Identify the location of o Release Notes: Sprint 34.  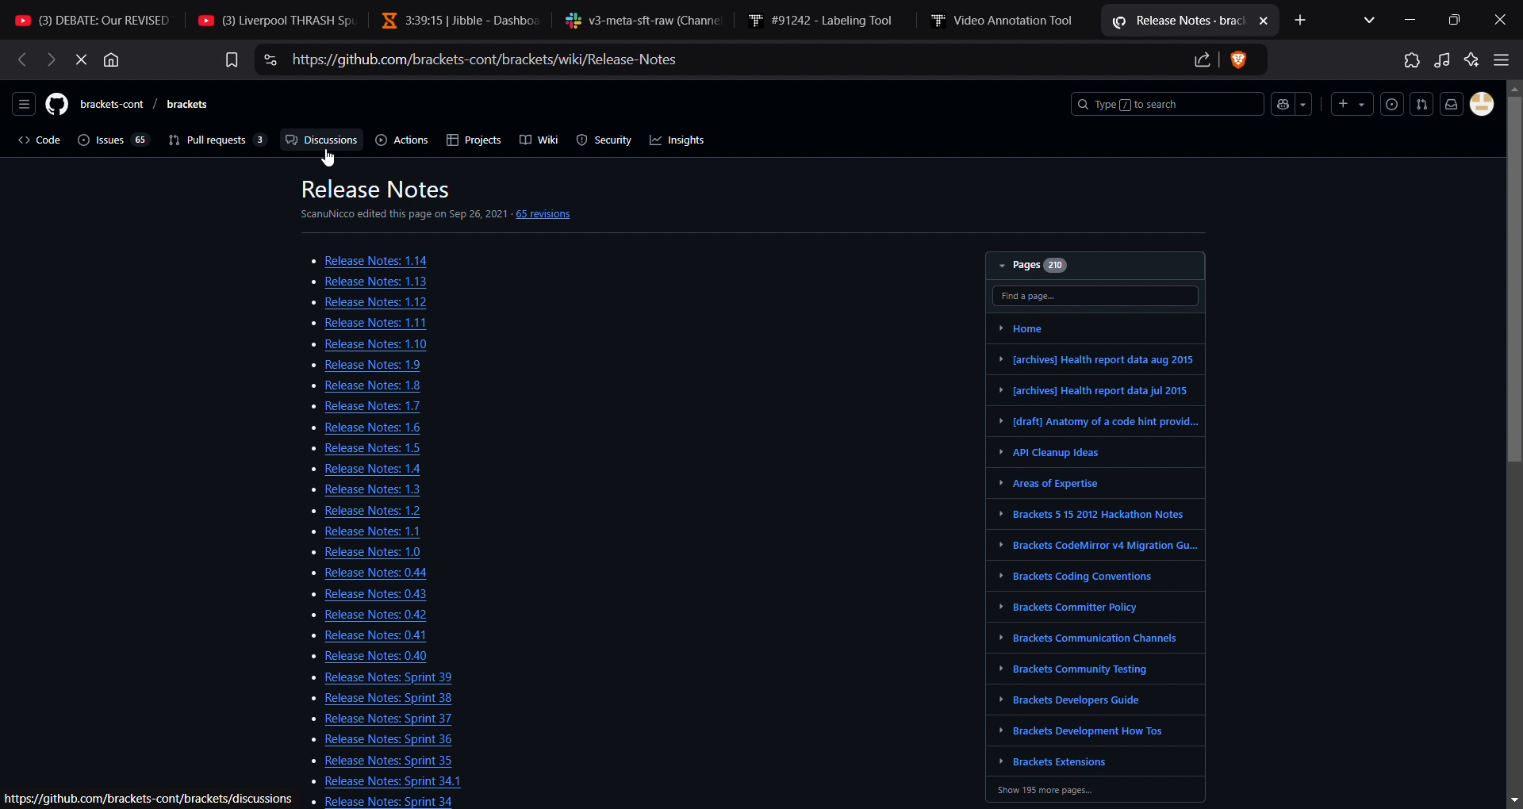
(389, 802).